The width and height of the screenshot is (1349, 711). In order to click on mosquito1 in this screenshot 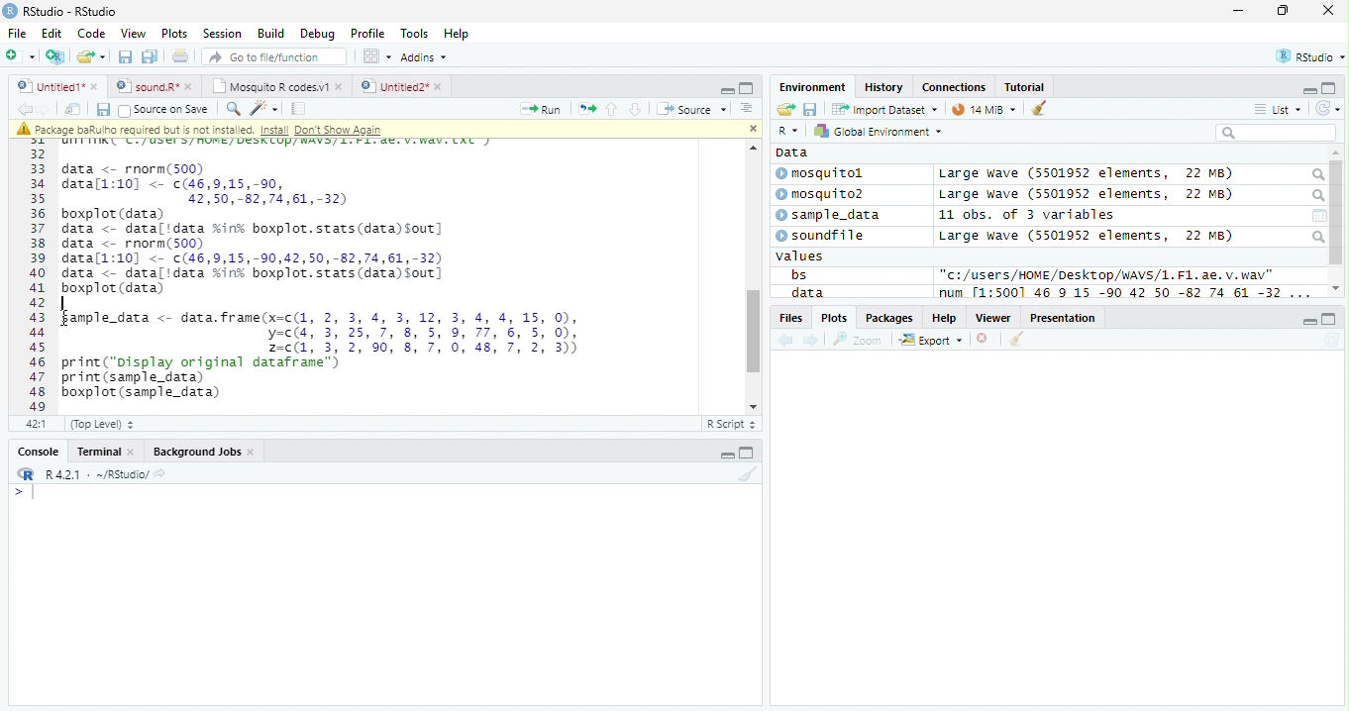, I will do `click(823, 174)`.